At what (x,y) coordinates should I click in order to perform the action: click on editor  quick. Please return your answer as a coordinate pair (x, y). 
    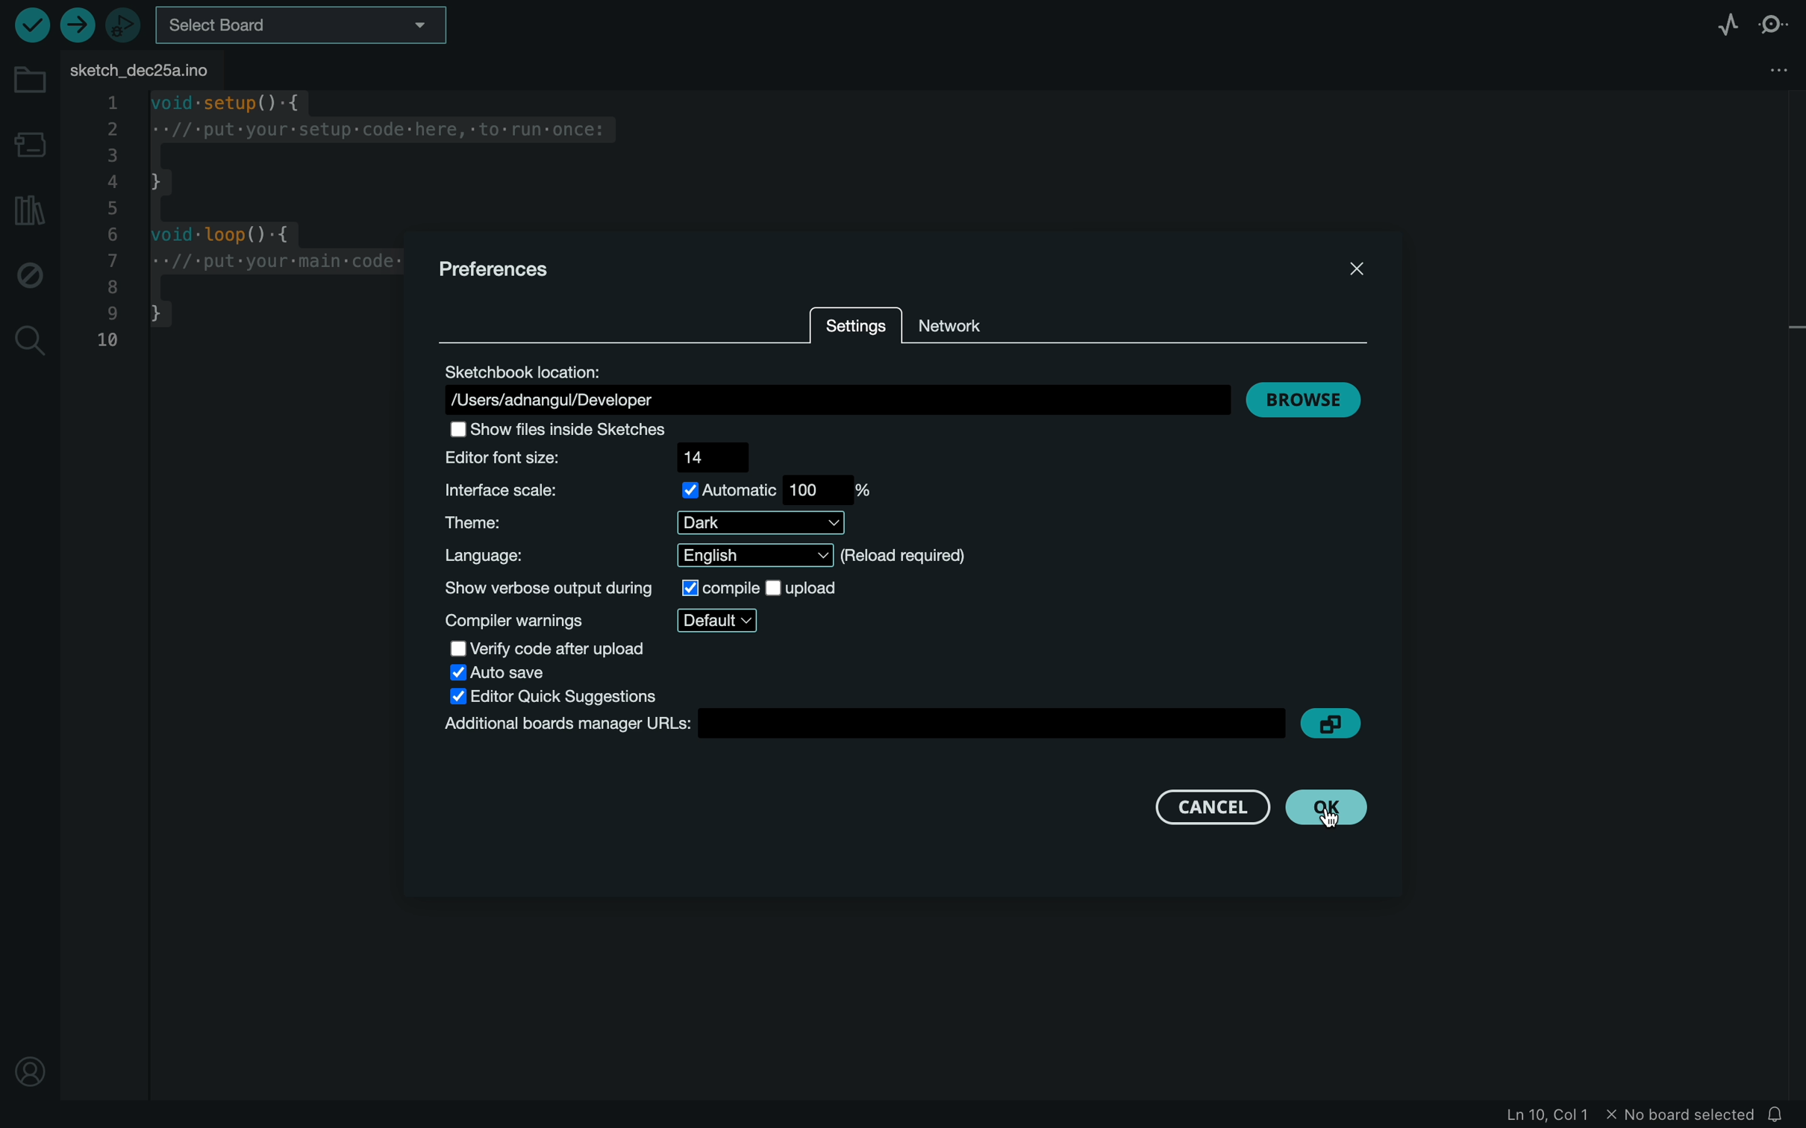
    Looking at the image, I should click on (558, 695).